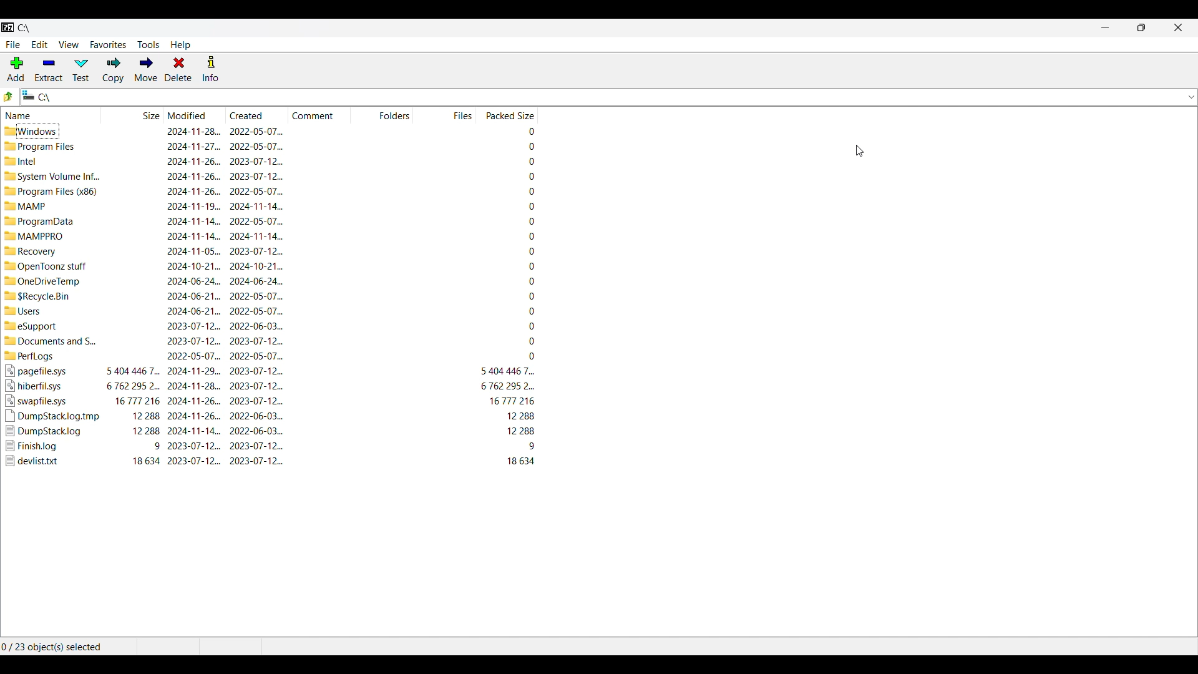 The height and width of the screenshot is (674, 1198). What do you see at coordinates (7, 28) in the screenshot?
I see `Software name and logo` at bounding box center [7, 28].